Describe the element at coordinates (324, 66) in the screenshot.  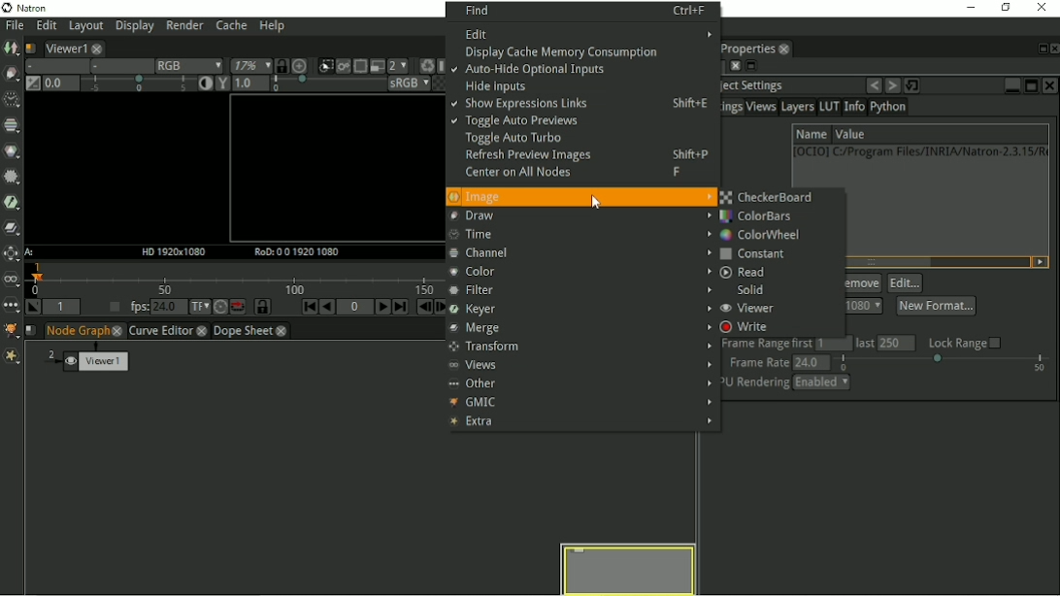
I see `Clips the portion of the image` at that location.